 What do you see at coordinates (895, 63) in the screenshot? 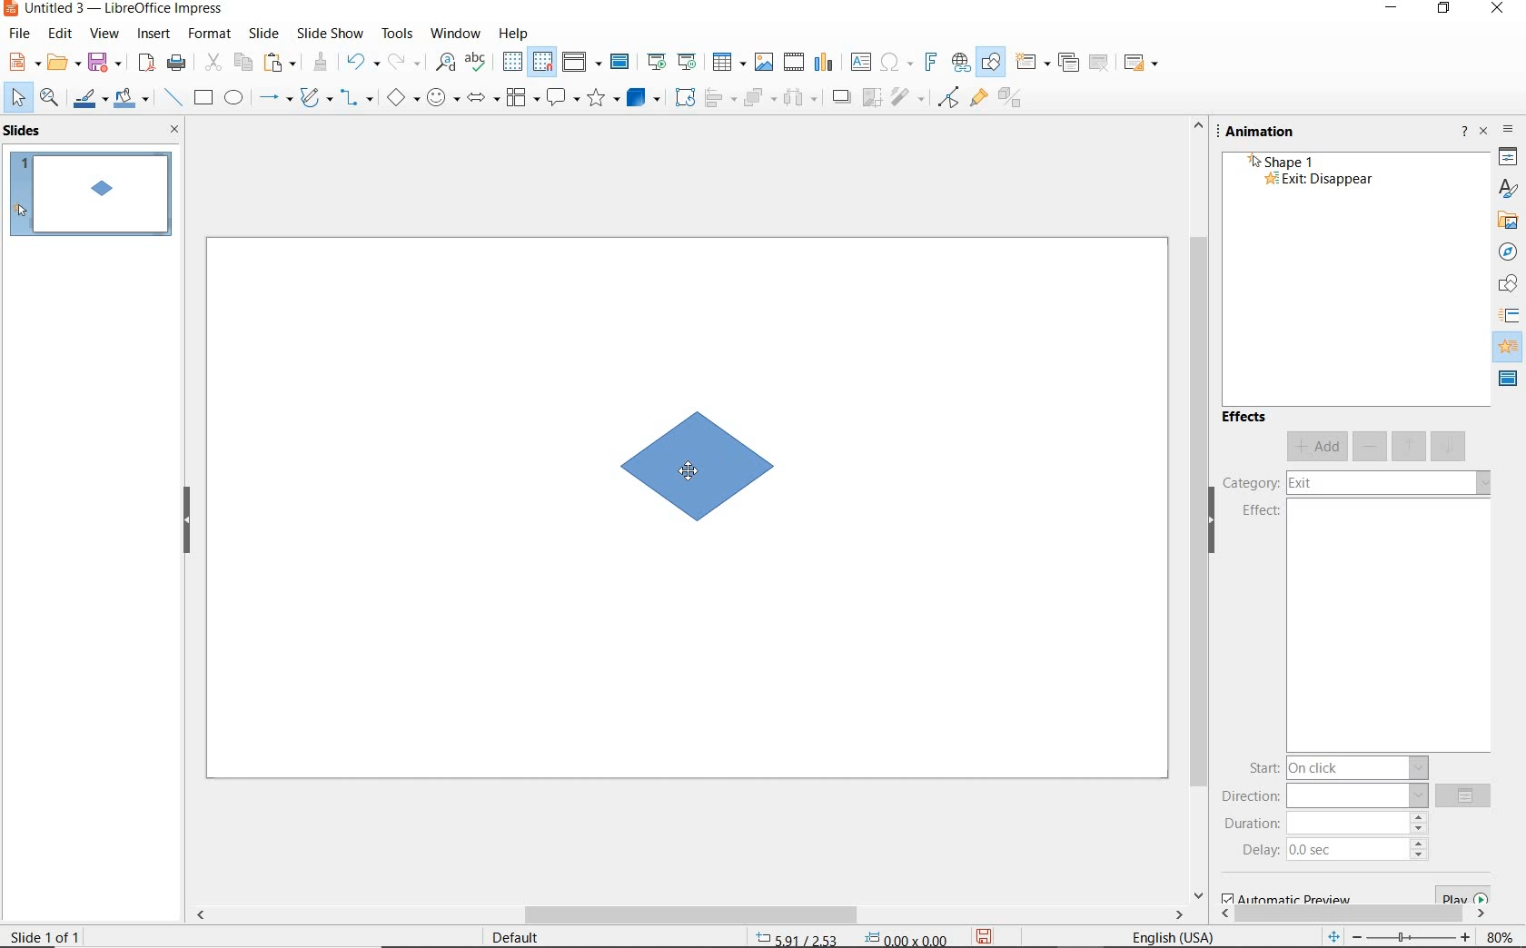
I see `insert special characters` at bounding box center [895, 63].